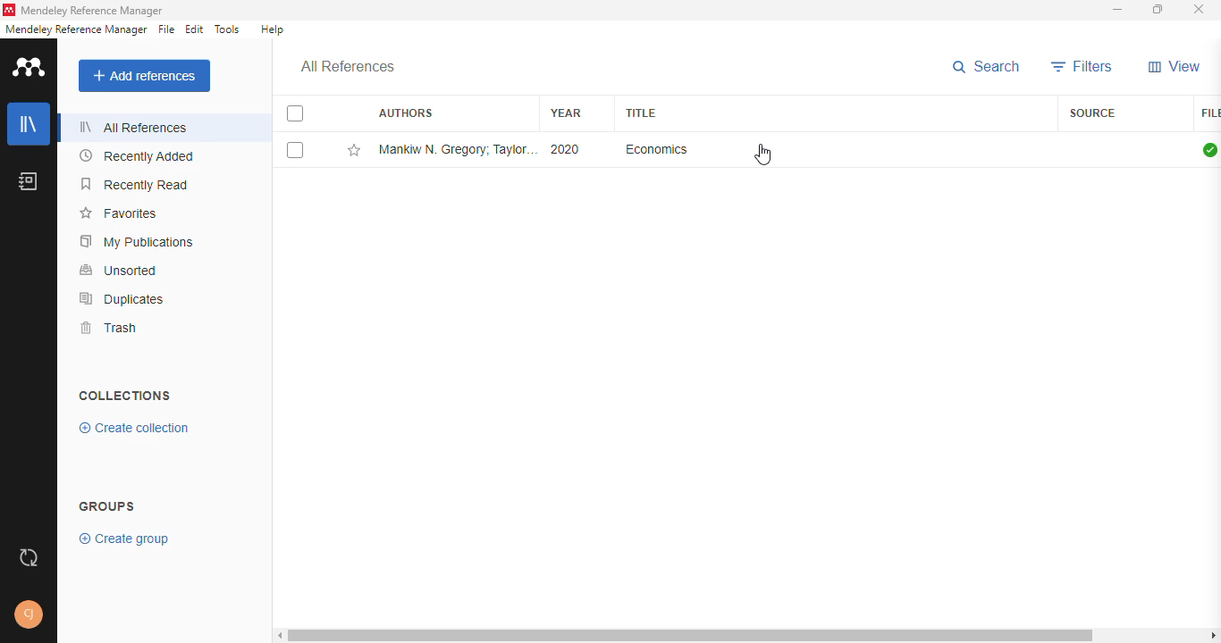  What do you see at coordinates (655, 148) in the screenshot?
I see `economics` at bounding box center [655, 148].